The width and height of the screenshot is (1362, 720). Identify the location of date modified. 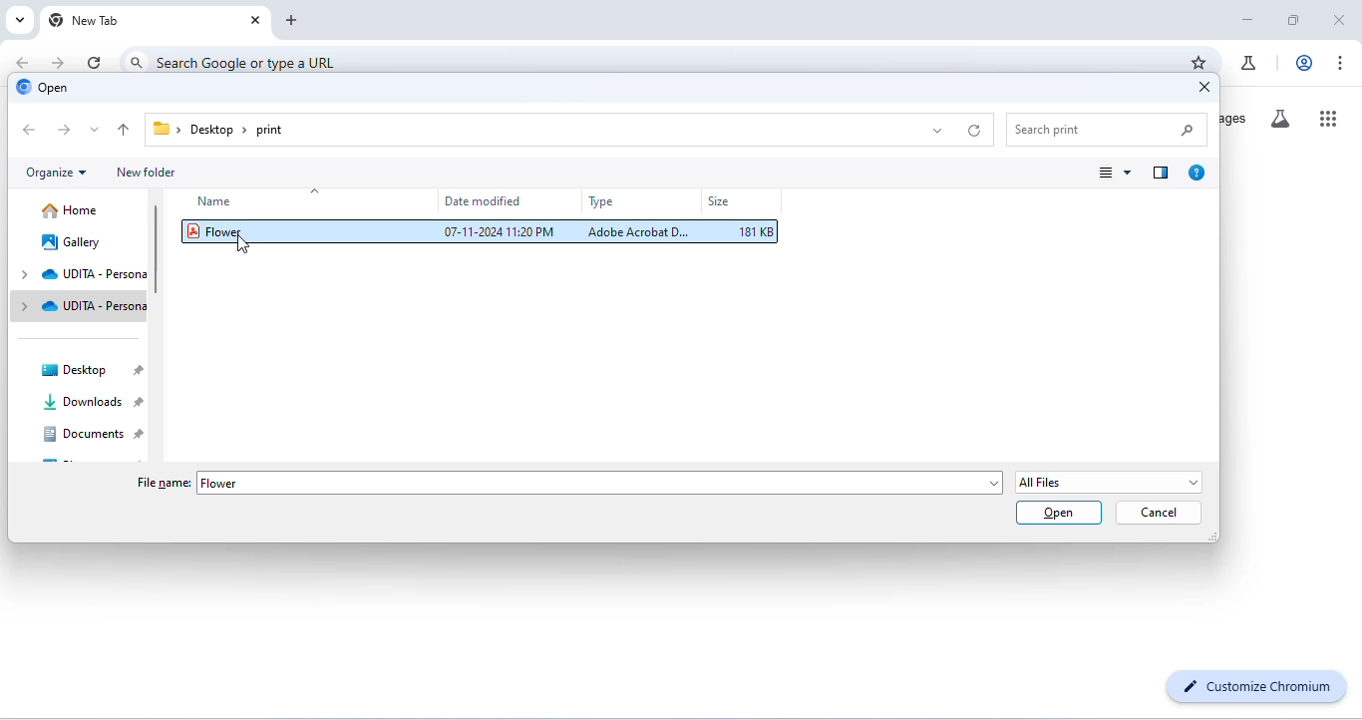
(483, 201).